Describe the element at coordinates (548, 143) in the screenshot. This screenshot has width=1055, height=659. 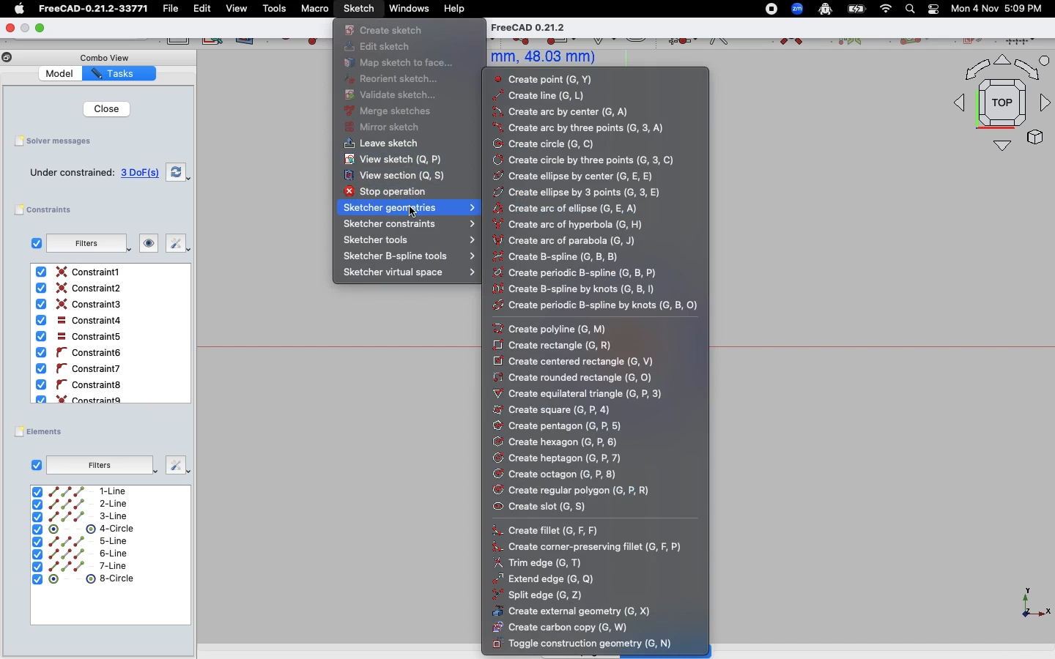
I see `Create circle (G, C)` at that location.